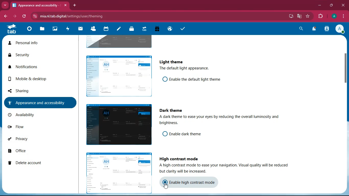 Image resolution: width=349 pixels, height=196 pixels. Describe the element at coordinates (75, 5) in the screenshot. I see `add tab` at that location.